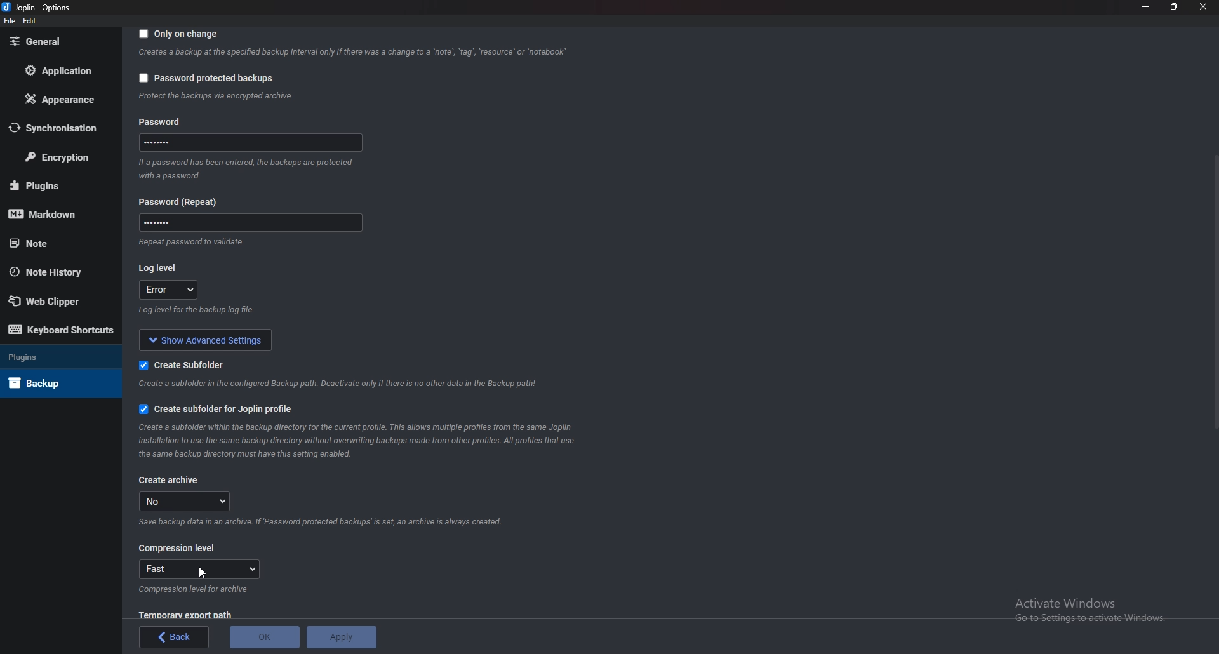 This screenshot has width=1219, height=654. What do you see at coordinates (206, 78) in the screenshot?
I see `Password protected backups` at bounding box center [206, 78].